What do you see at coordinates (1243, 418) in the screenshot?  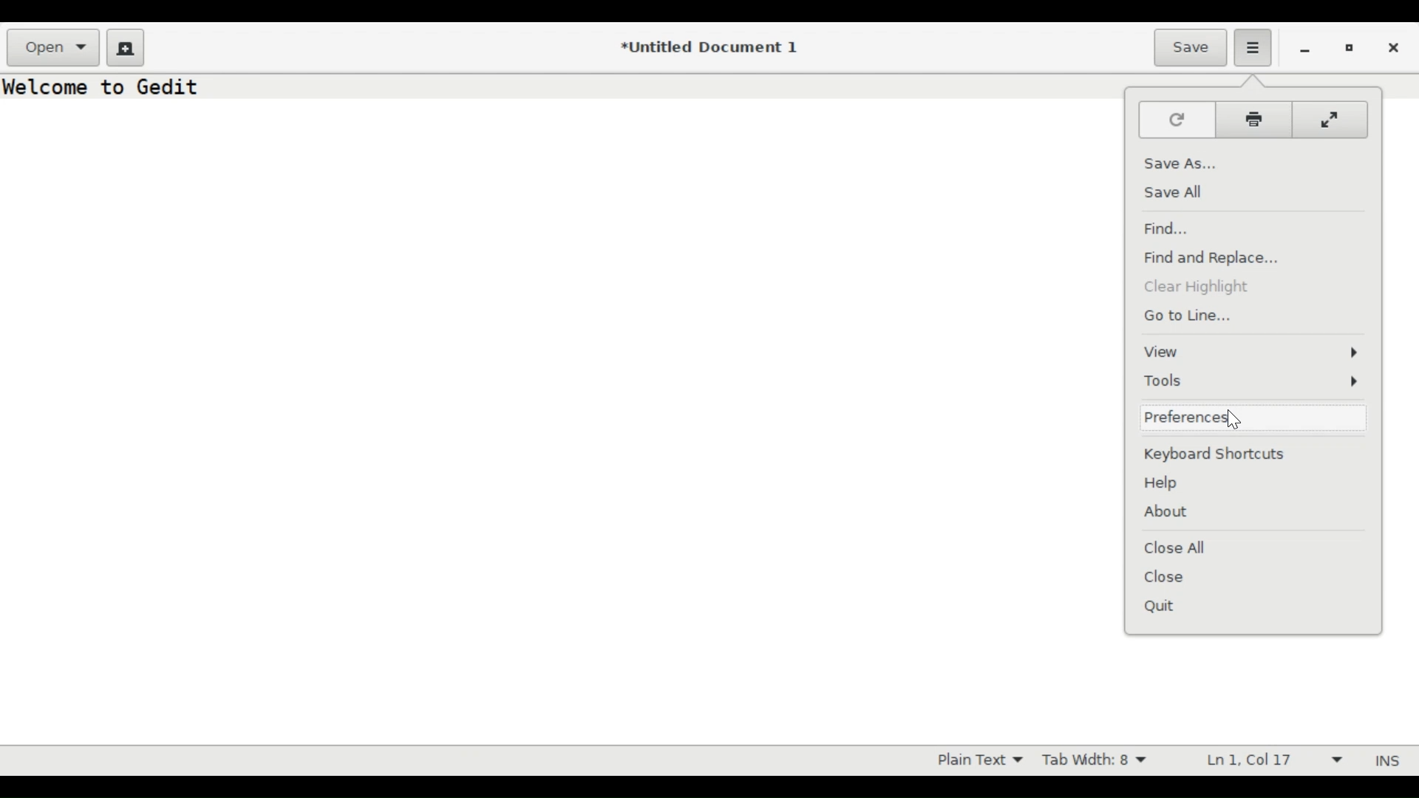 I see `cursor` at bounding box center [1243, 418].